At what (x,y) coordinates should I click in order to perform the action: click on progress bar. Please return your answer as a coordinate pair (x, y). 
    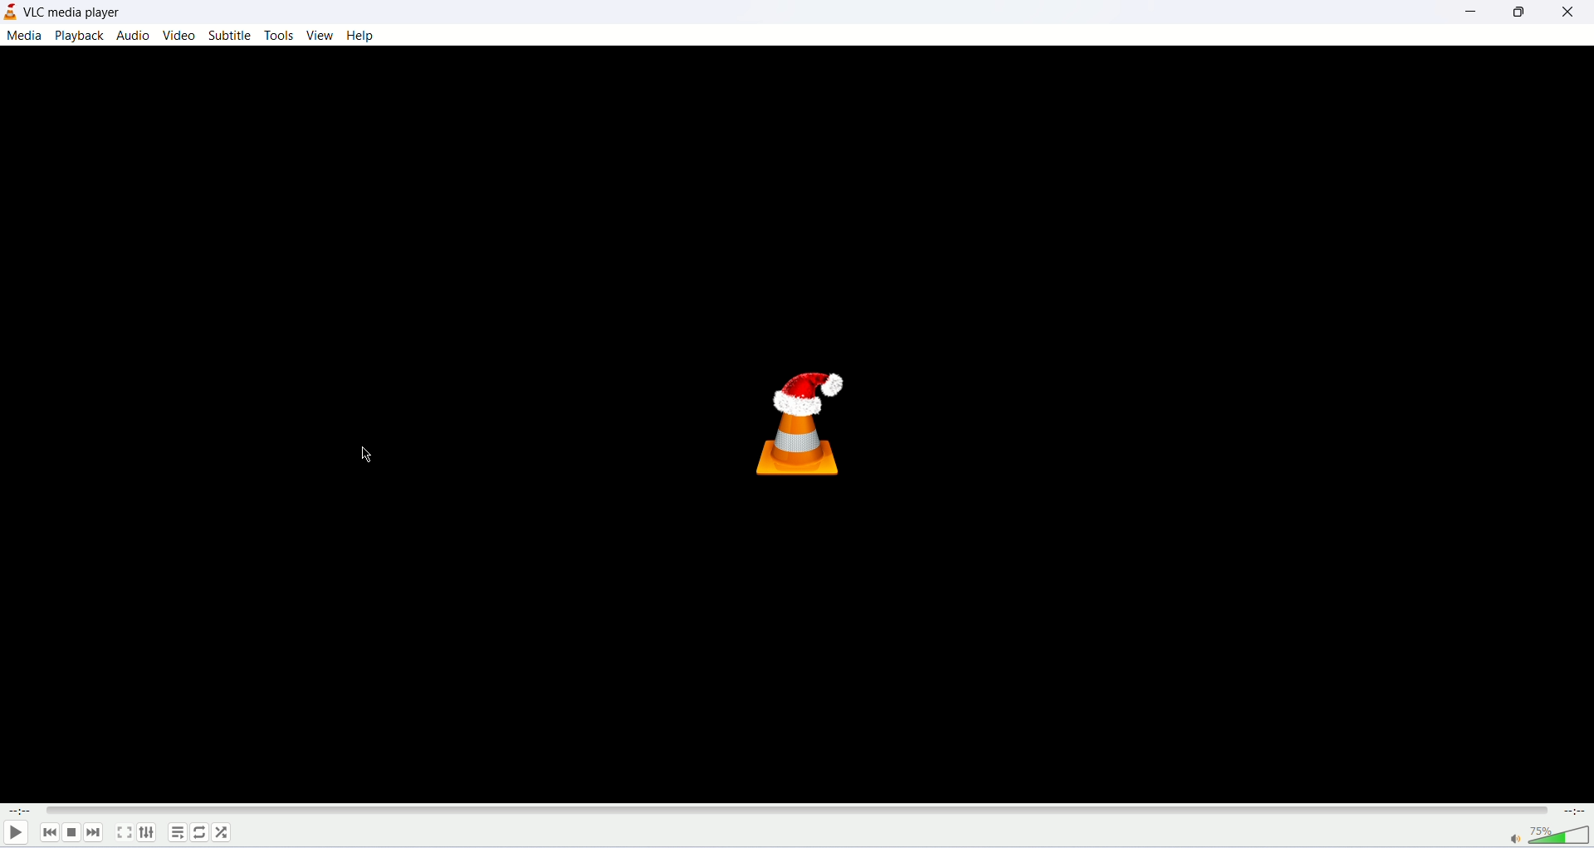
    Looking at the image, I should click on (798, 811).